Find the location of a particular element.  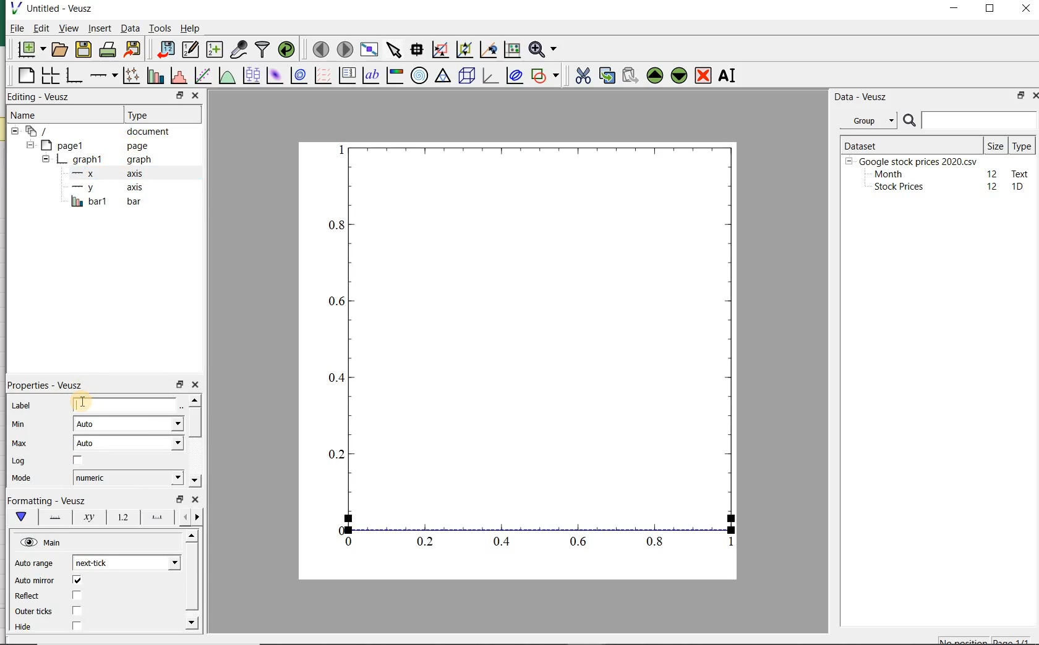

Edit is located at coordinates (40, 28).